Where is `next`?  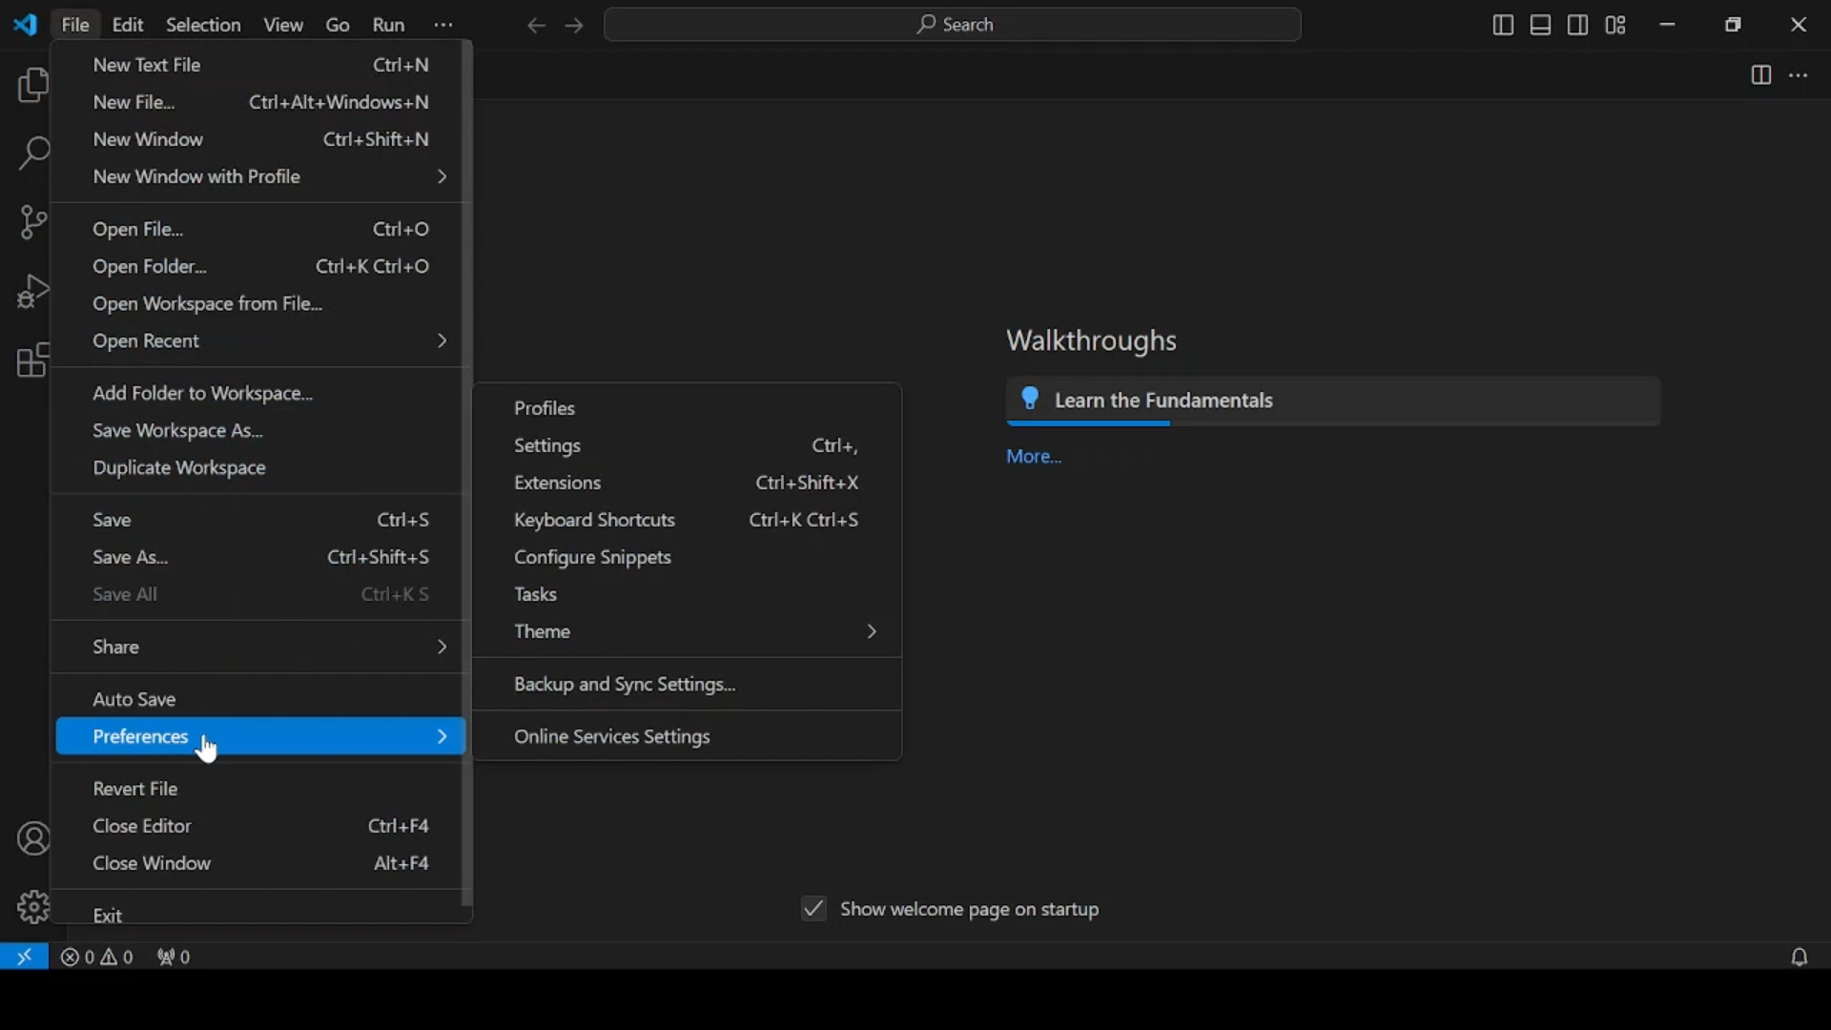 next is located at coordinates (574, 26).